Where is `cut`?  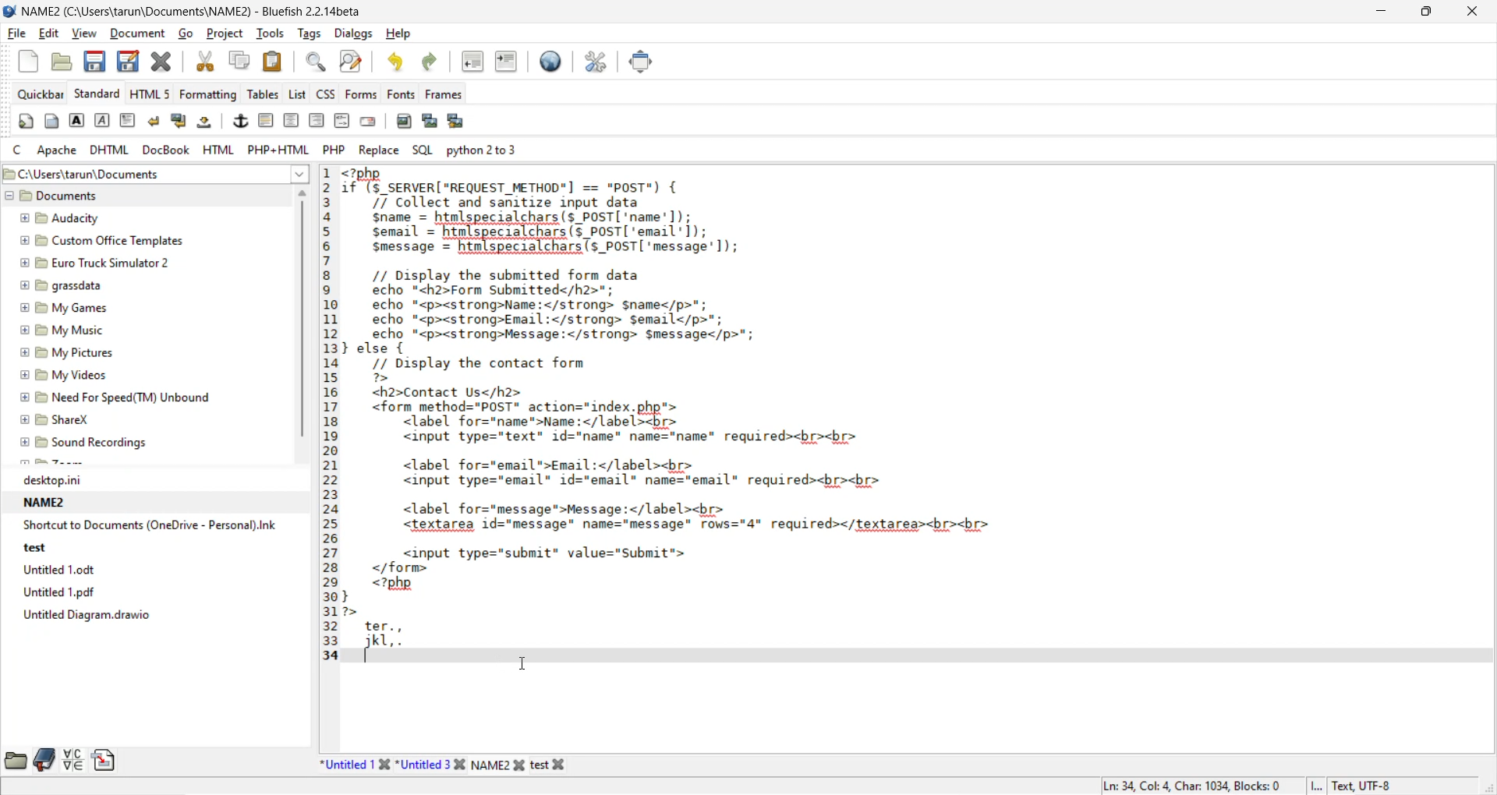
cut is located at coordinates (208, 62).